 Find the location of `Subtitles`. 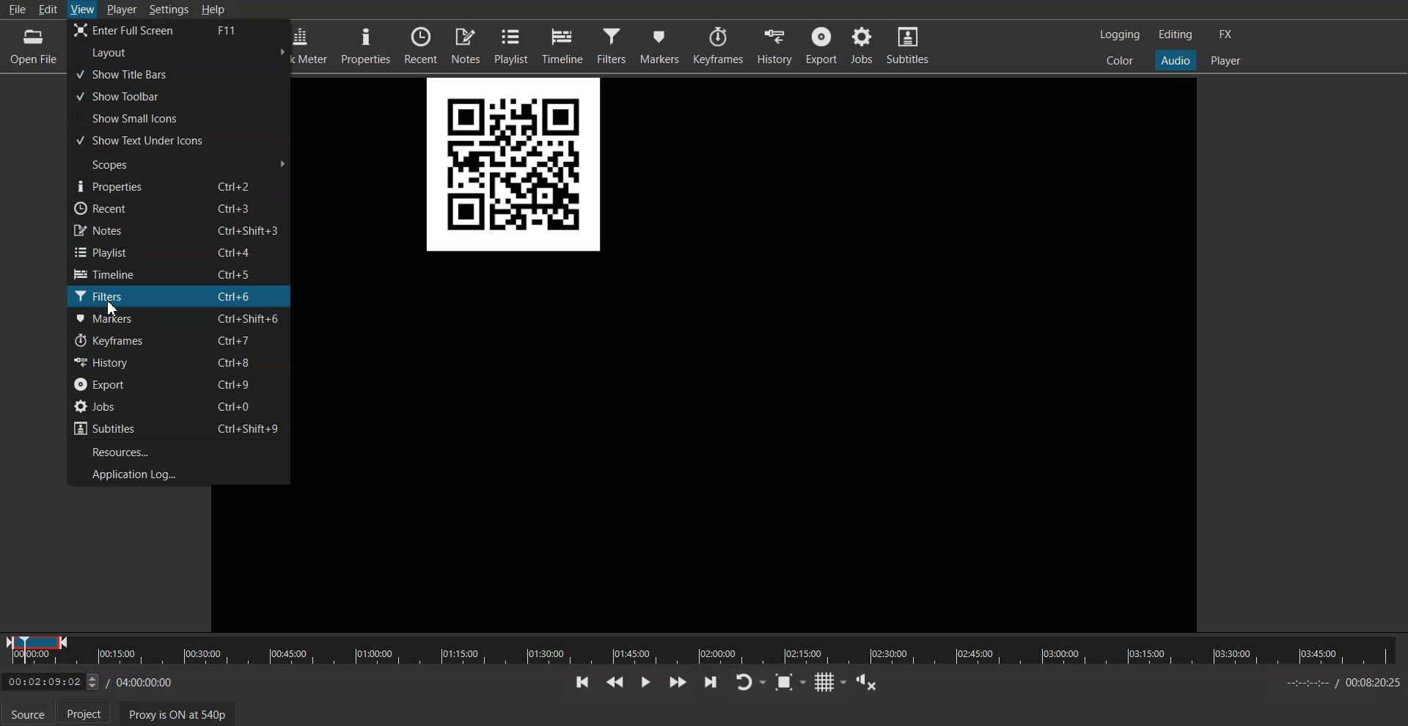

Subtitles is located at coordinates (179, 428).